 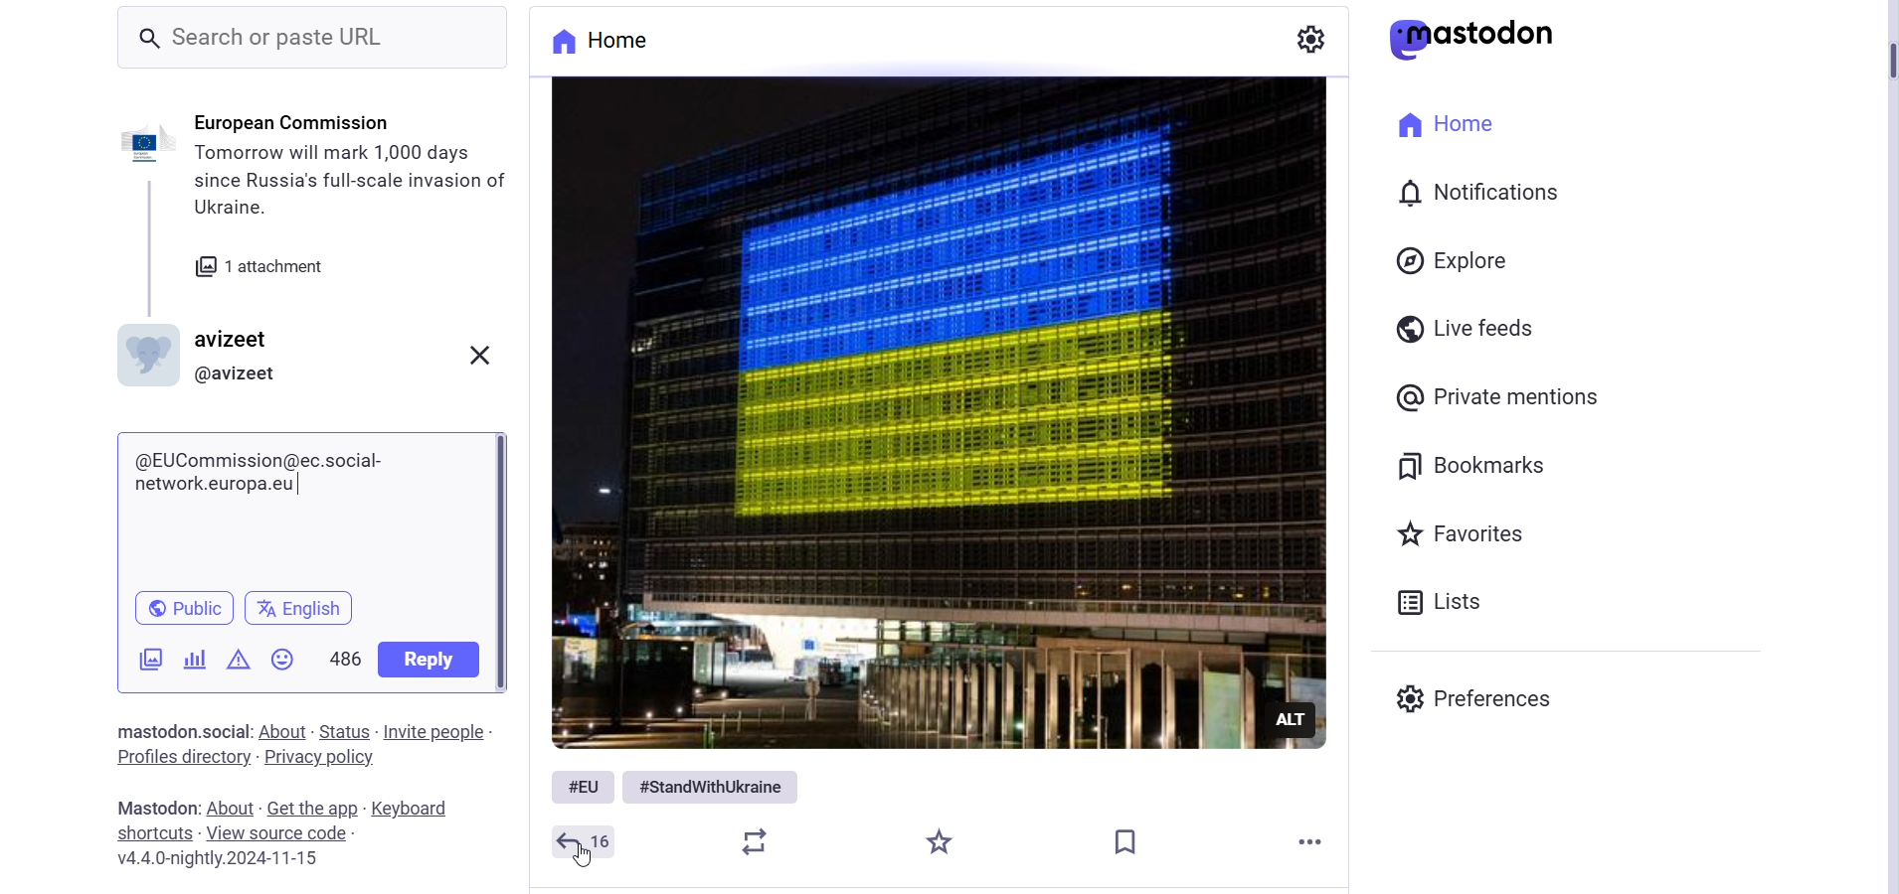 I want to click on Keyboard, so click(x=416, y=808).